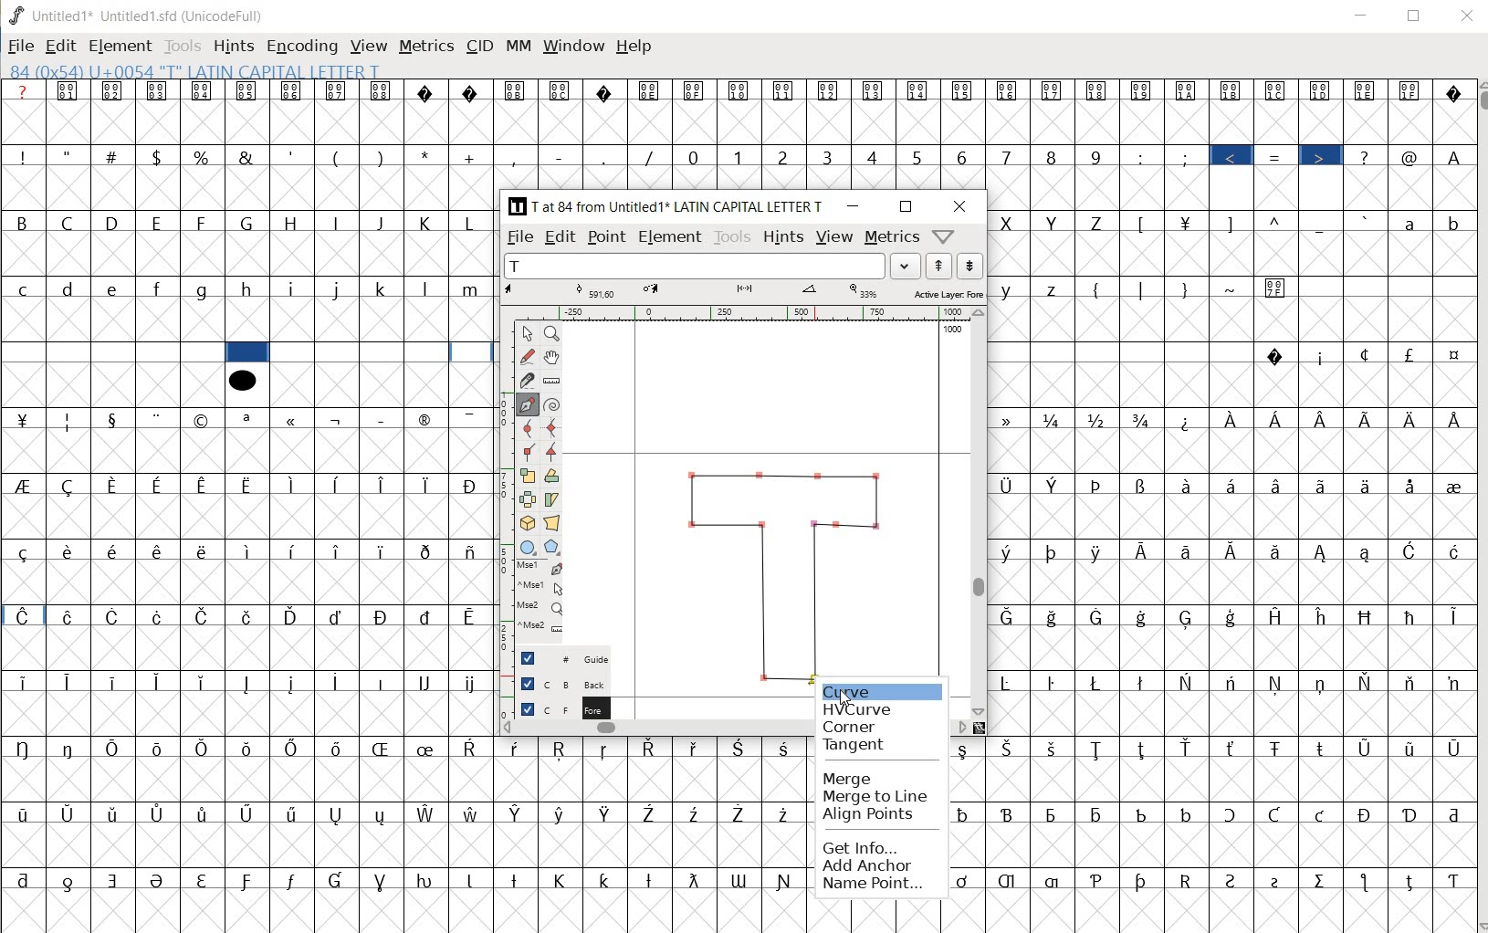 The height and width of the screenshot is (933, 1488). Describe the element at coordinates (203, 156) in the screenshot. I see `%` at that location.